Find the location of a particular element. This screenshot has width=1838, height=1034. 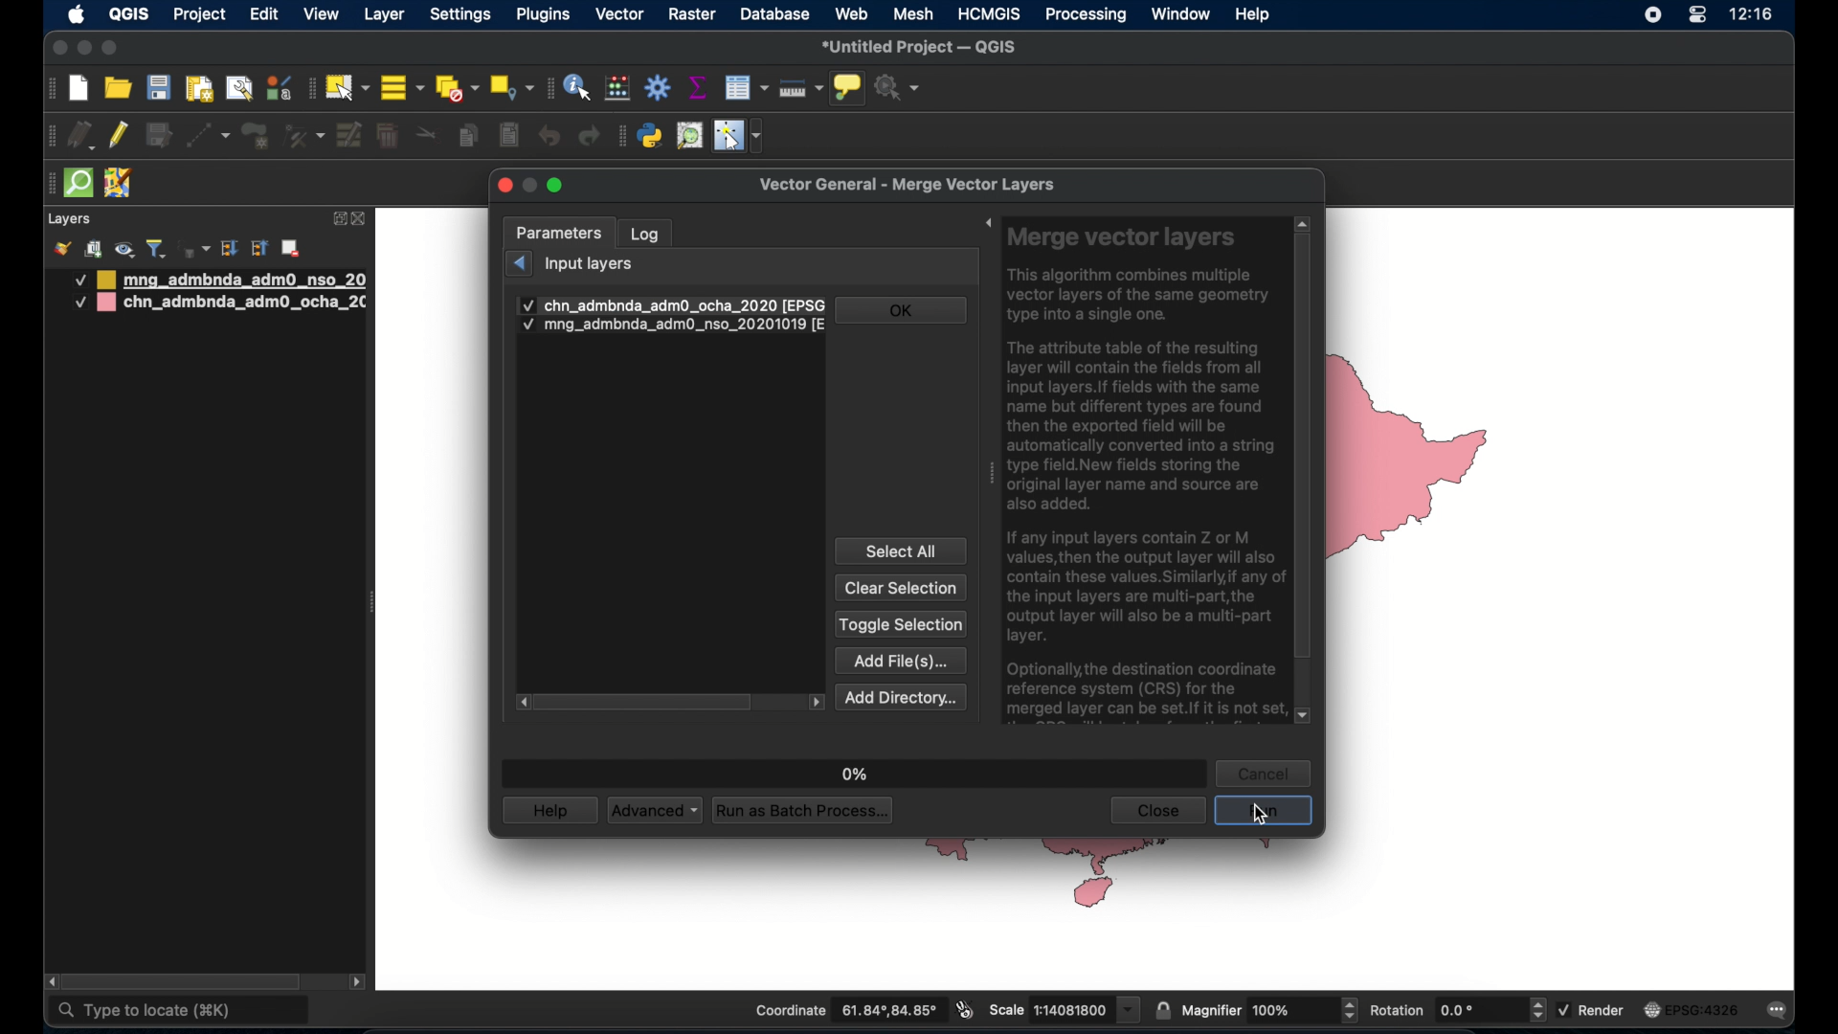

scroll box is located at coordinates (645, 703).